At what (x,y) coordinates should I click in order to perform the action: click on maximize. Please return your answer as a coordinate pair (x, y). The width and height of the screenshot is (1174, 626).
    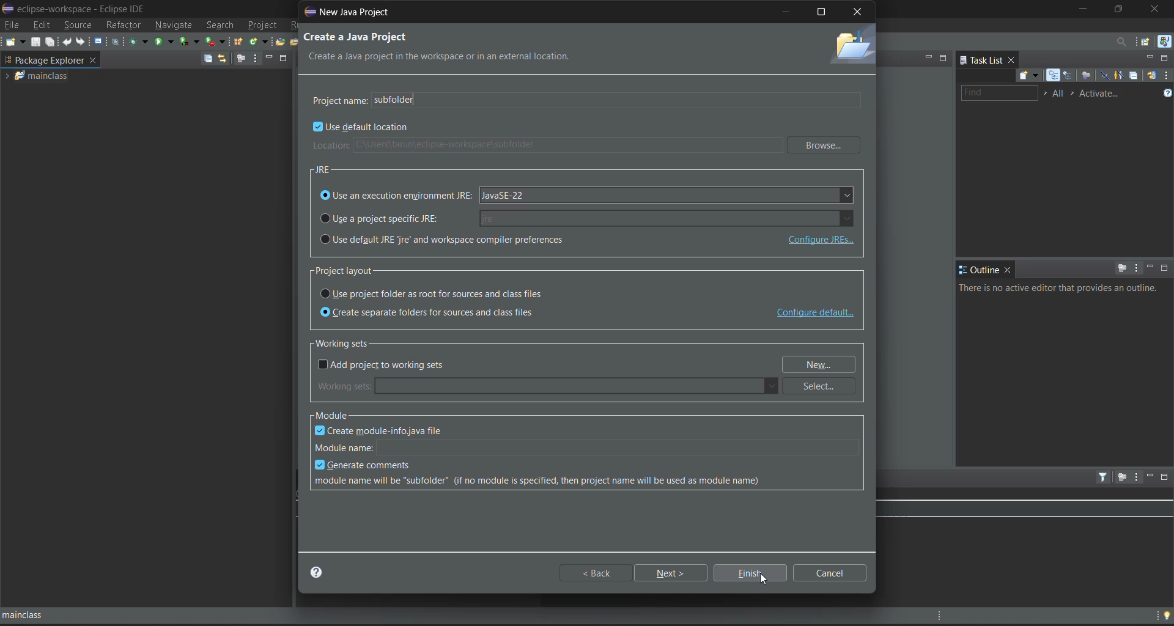
    Looking at the image, I should click on (284, 59).